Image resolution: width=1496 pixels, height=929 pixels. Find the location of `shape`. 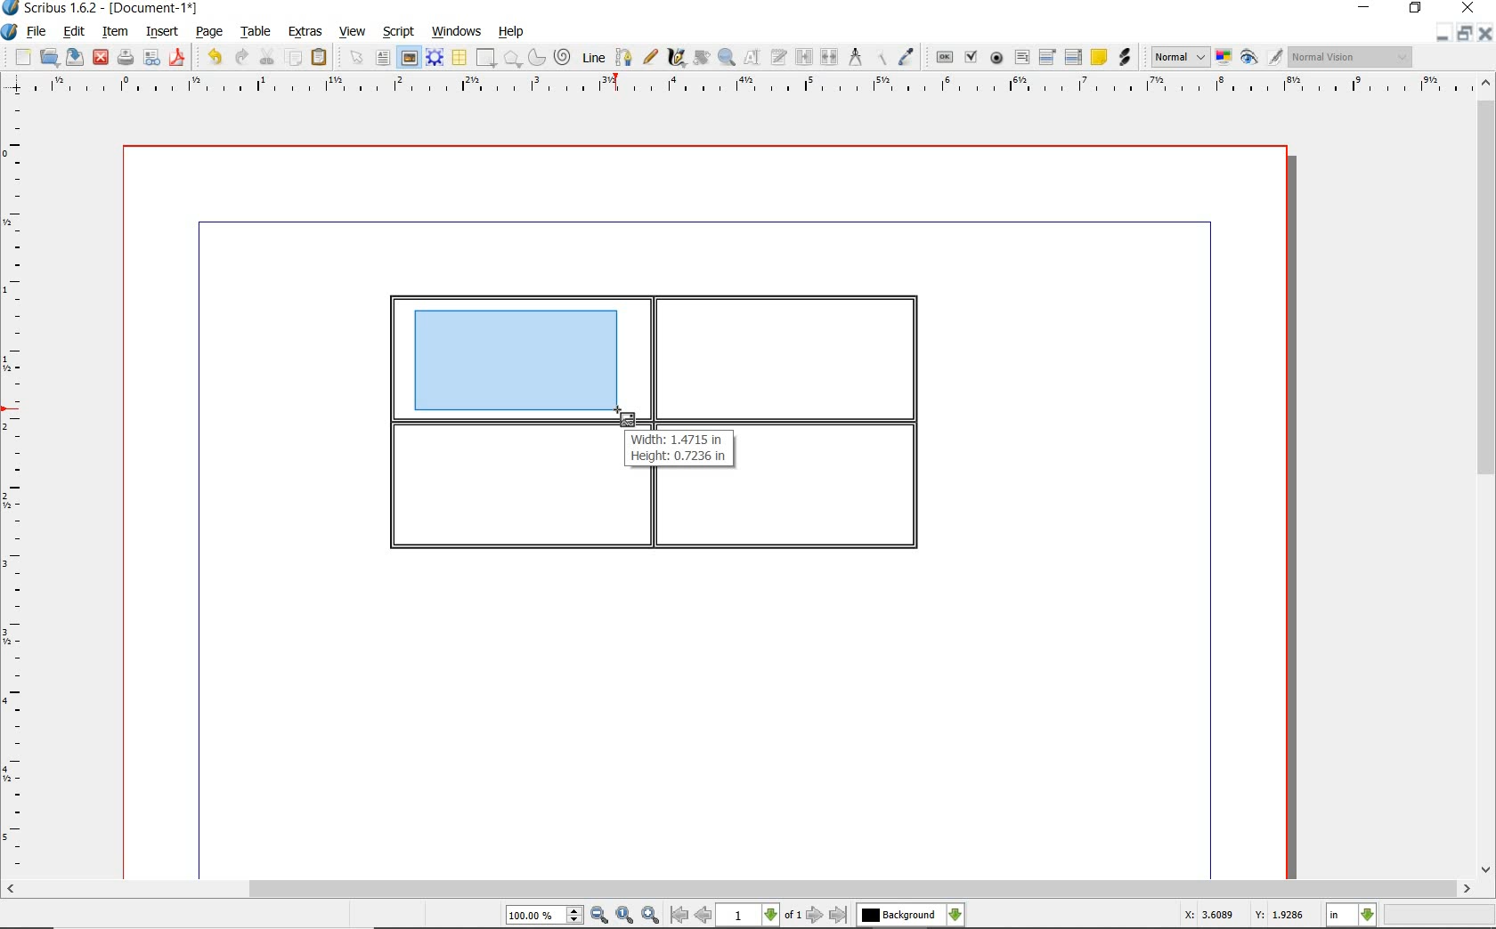

shape is located at coordinates (513, 60).